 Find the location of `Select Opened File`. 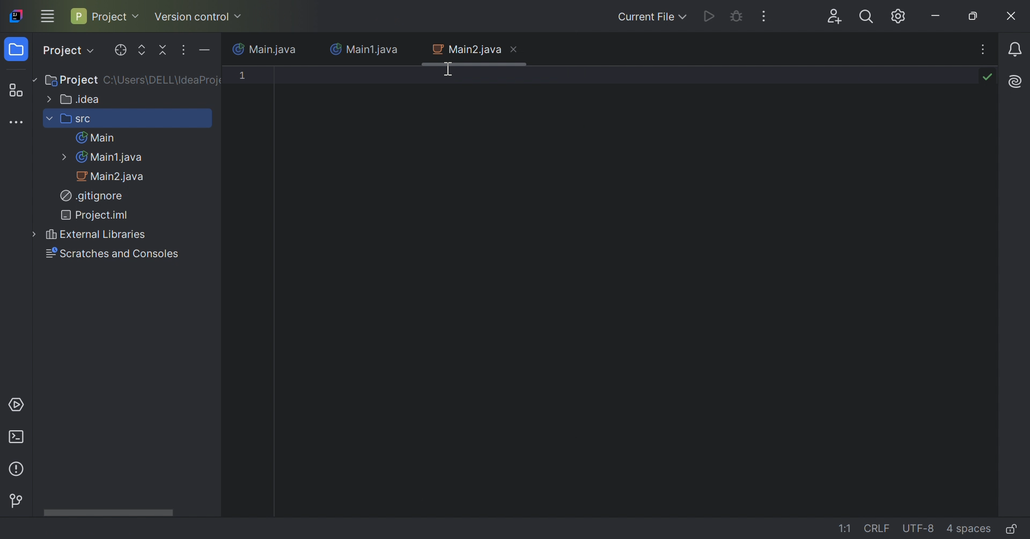

Select Opened File is located at coordinates (120, 49).